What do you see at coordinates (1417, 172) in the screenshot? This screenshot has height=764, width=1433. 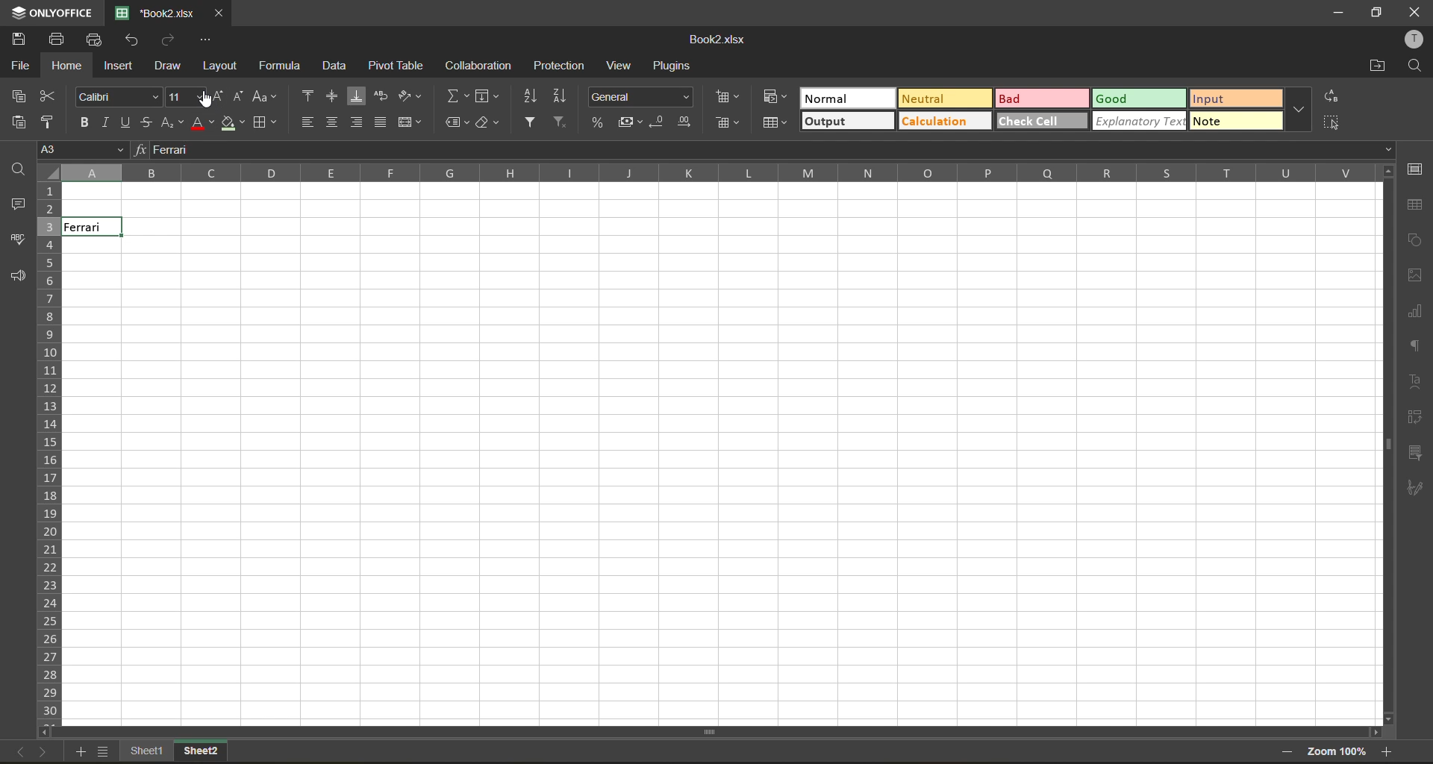 I see `cell settings` at bounding box center [1417, 172].